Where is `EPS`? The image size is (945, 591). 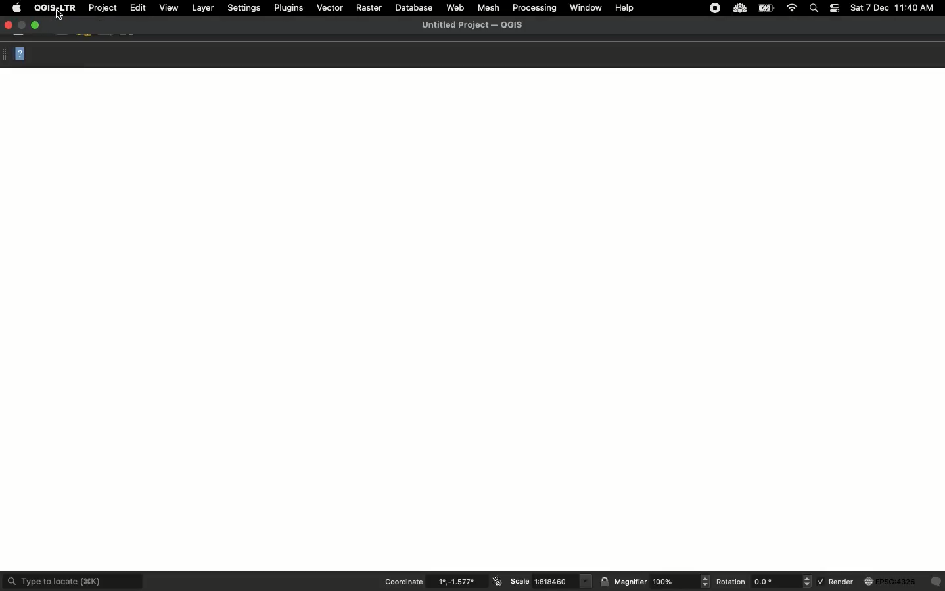 EPS is located at coordinates (892, 581).